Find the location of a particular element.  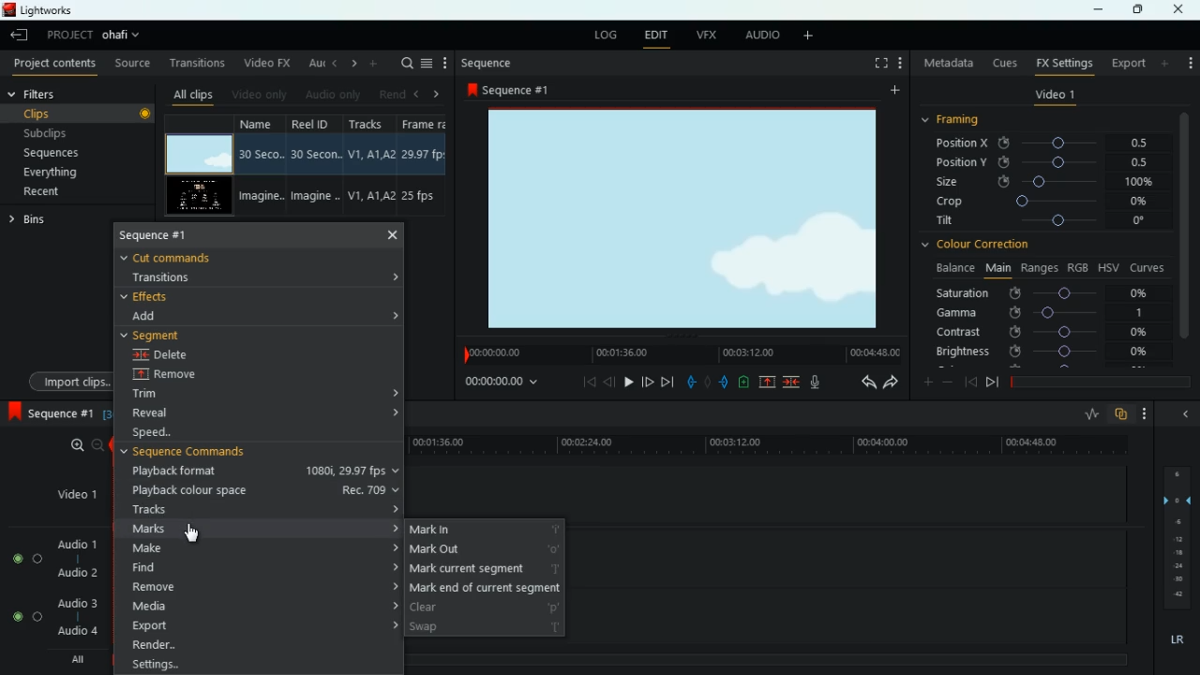

audio only is located at coordinates (330, 95).